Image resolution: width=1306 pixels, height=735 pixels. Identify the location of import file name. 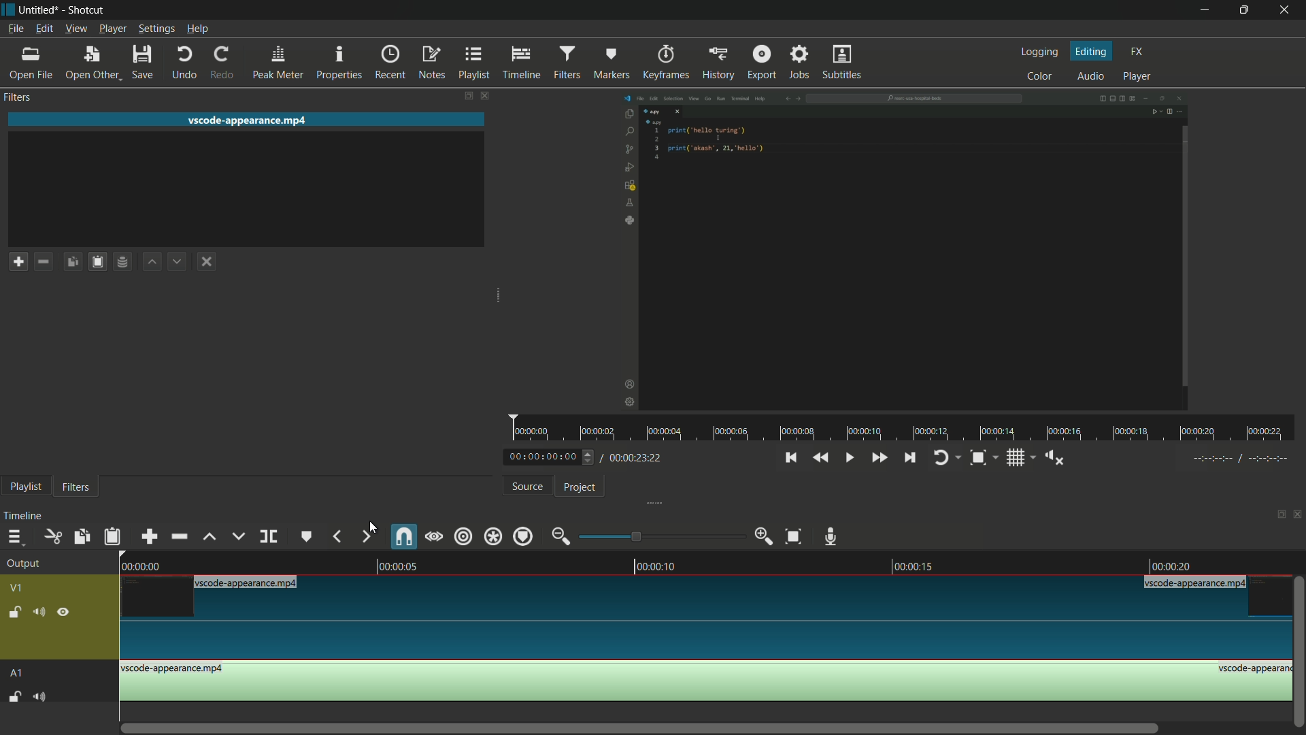
(250, 120).